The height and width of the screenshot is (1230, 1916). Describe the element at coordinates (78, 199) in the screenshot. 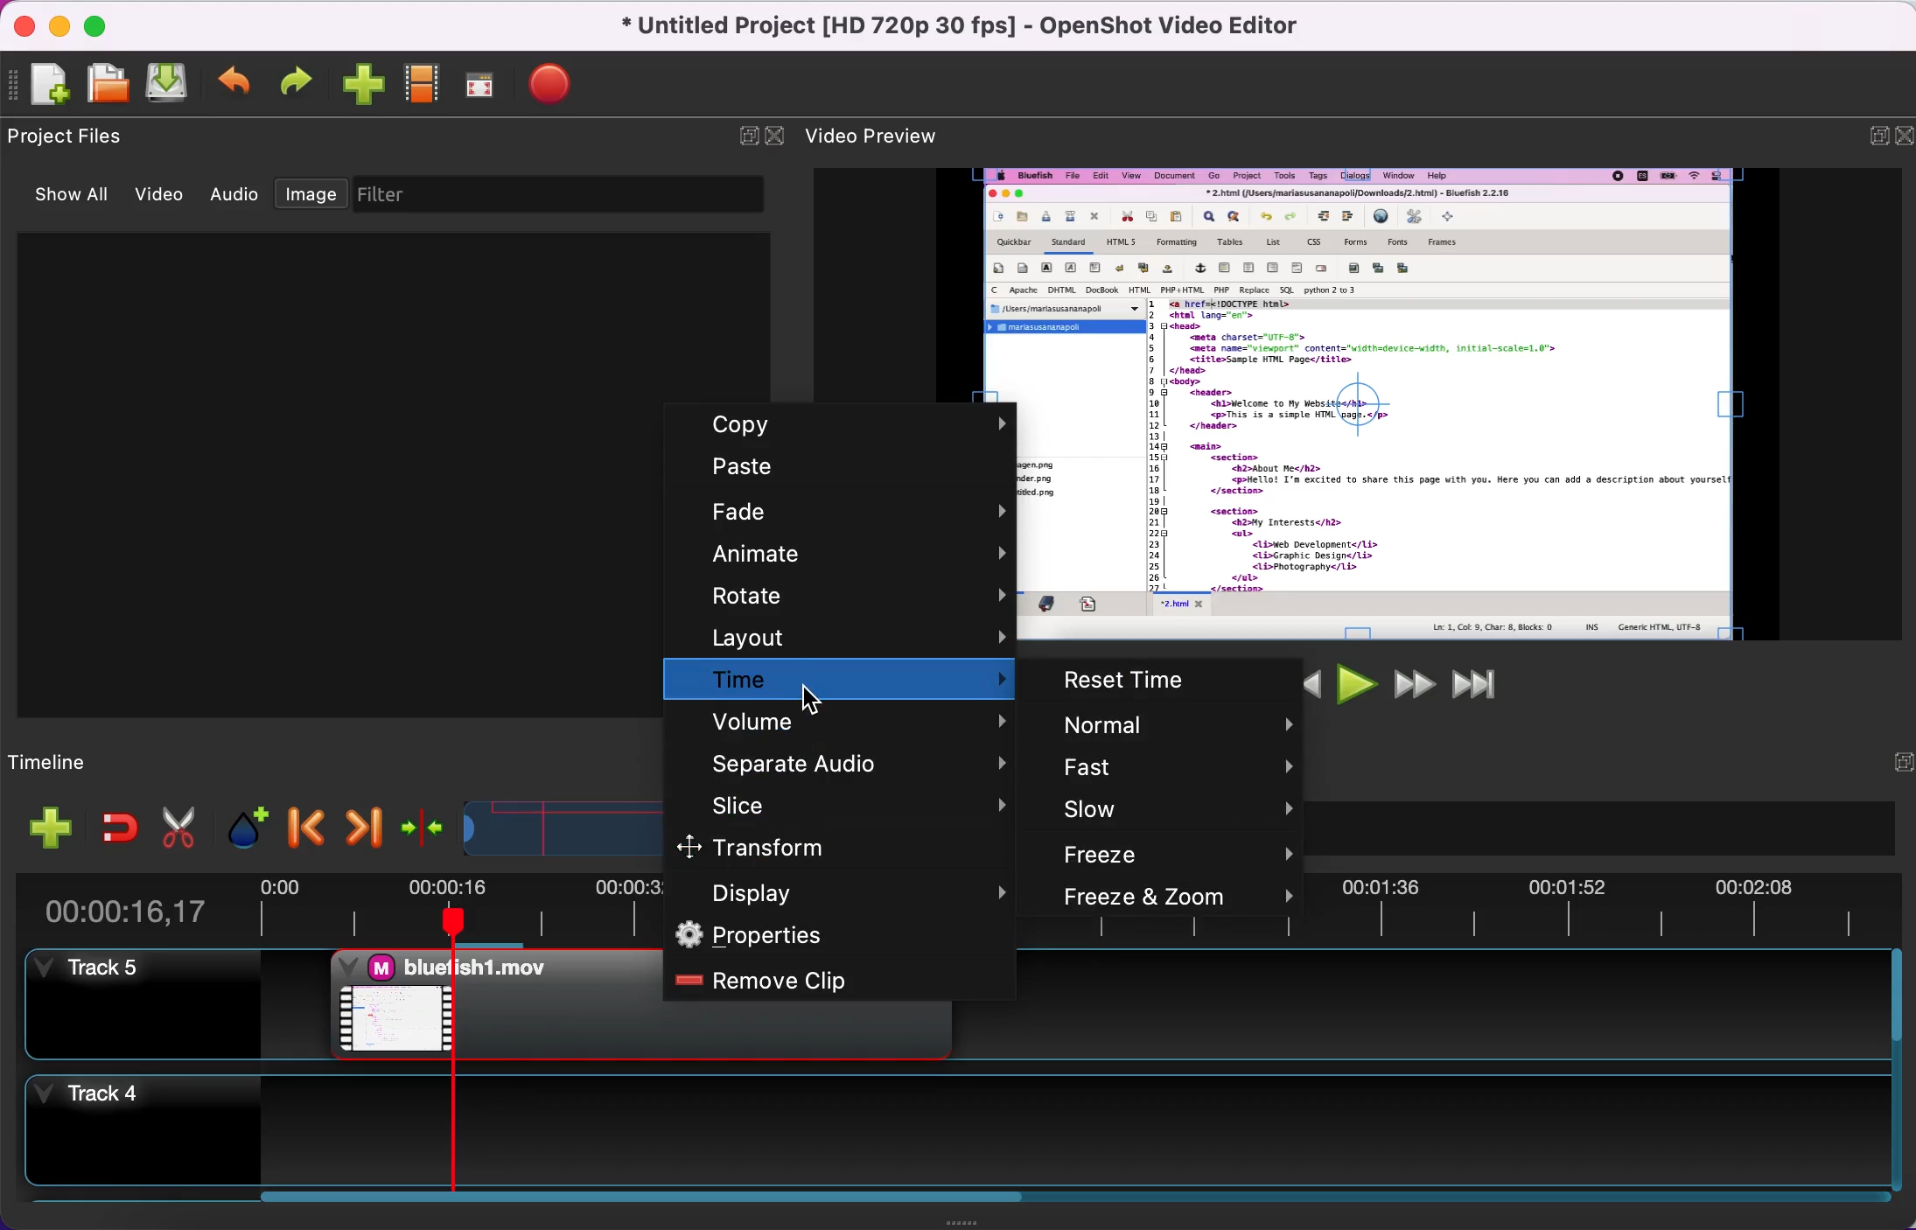

I see `show all` at that location.